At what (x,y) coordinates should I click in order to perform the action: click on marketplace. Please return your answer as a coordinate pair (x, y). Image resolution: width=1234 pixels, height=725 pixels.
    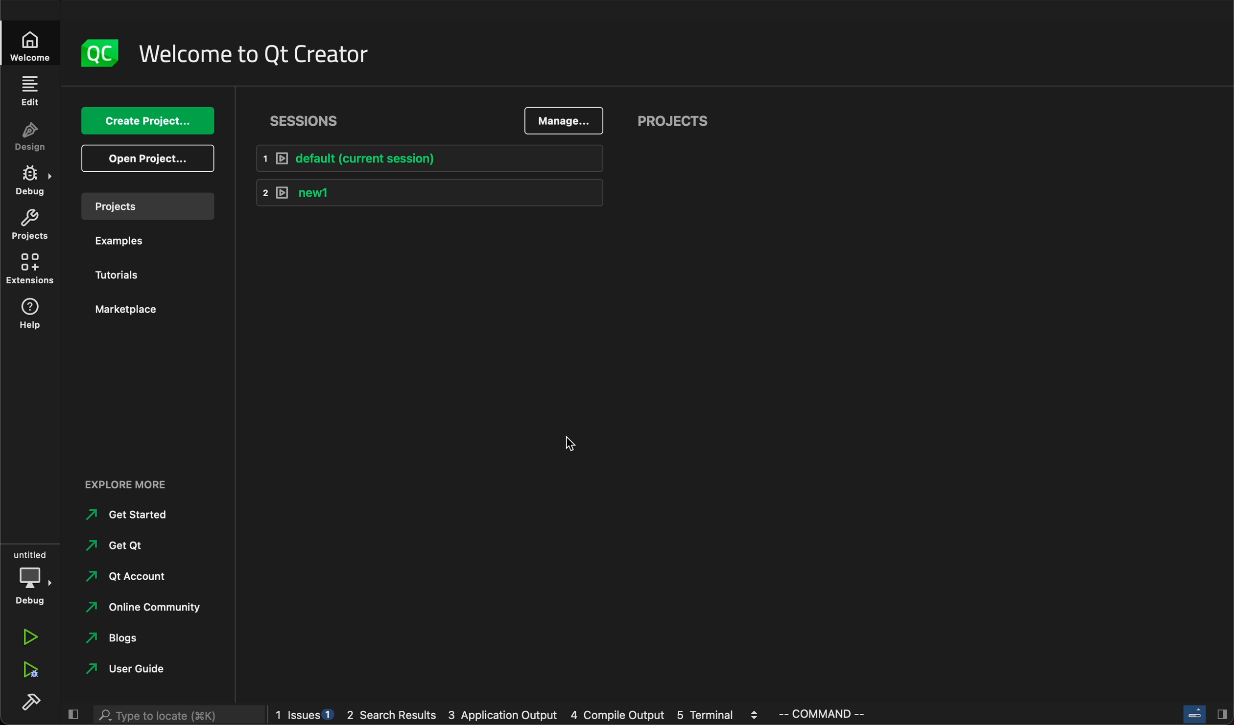
    Looking at the image, I should click on (126, 311).